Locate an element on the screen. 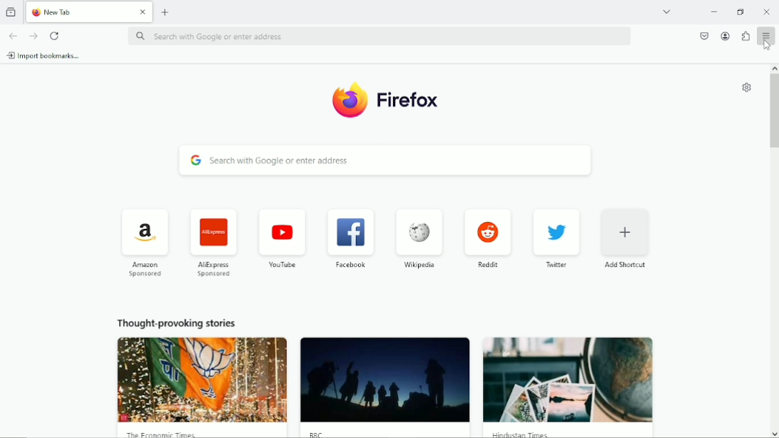  Vertical scrollbar is located at coordinates (773, 112).